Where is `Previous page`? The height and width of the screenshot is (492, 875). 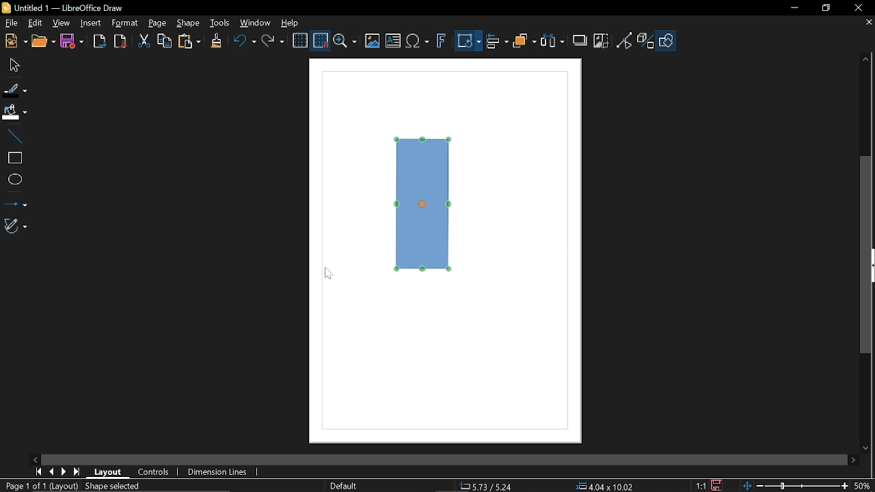
Previous page is located at coordinates (51, 472).